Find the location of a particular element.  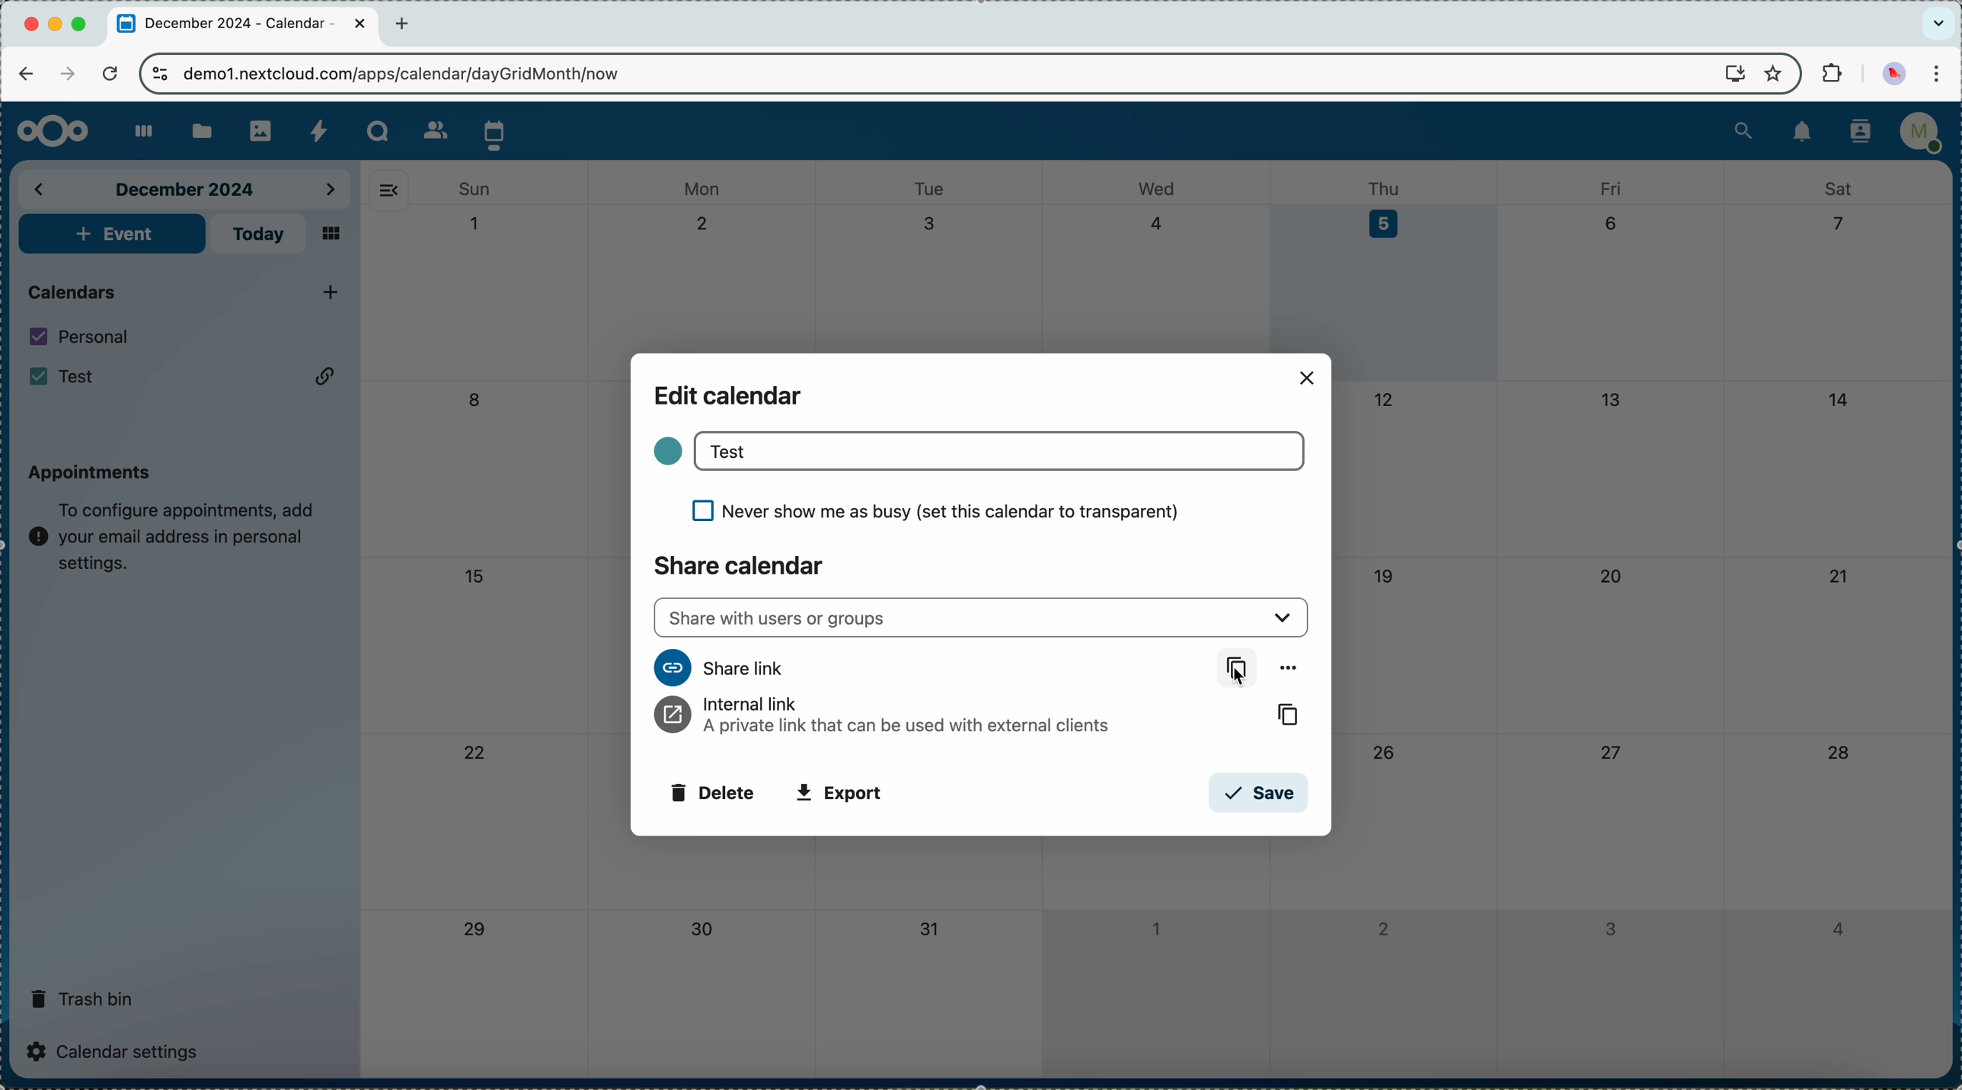

december 2024 is located at coordinates (187, 187).